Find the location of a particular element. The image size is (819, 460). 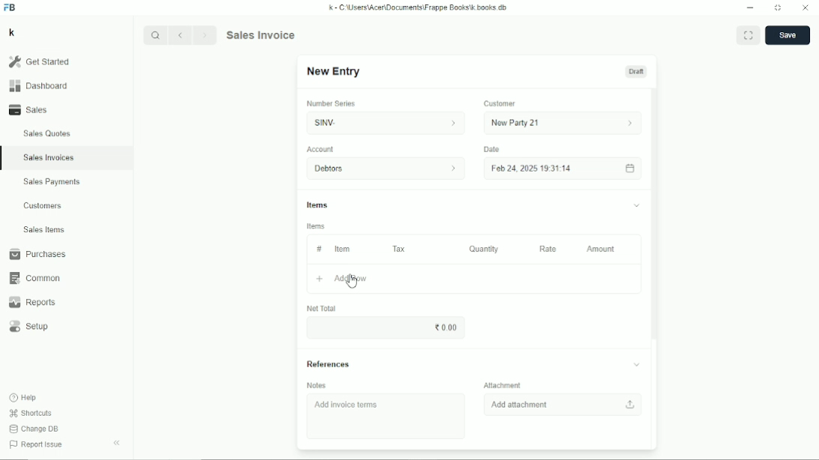

Toggle between form and full width is located at coordinates (748, 34).